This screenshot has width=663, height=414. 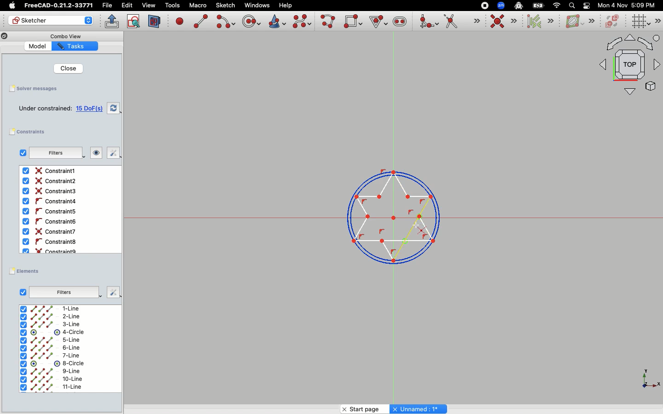 I want to click on 4-Circle, so click(x=53, y=333).